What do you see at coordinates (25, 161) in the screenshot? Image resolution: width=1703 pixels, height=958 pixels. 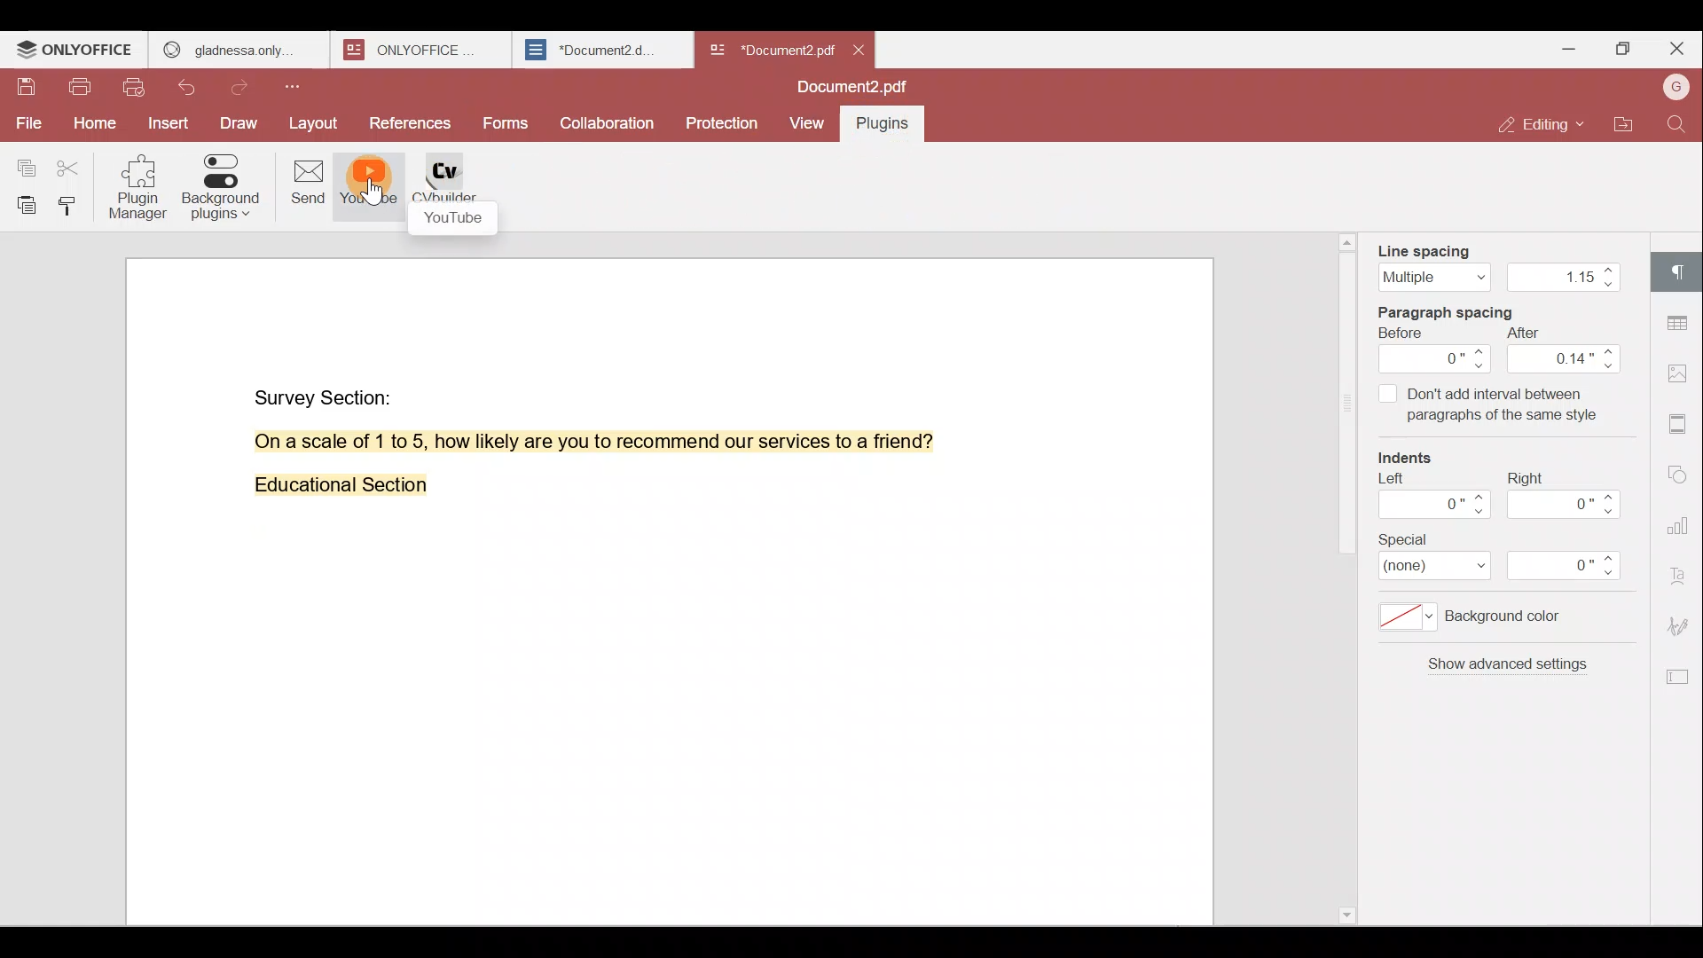 I see `Copy` at bounding box center [25, 161].